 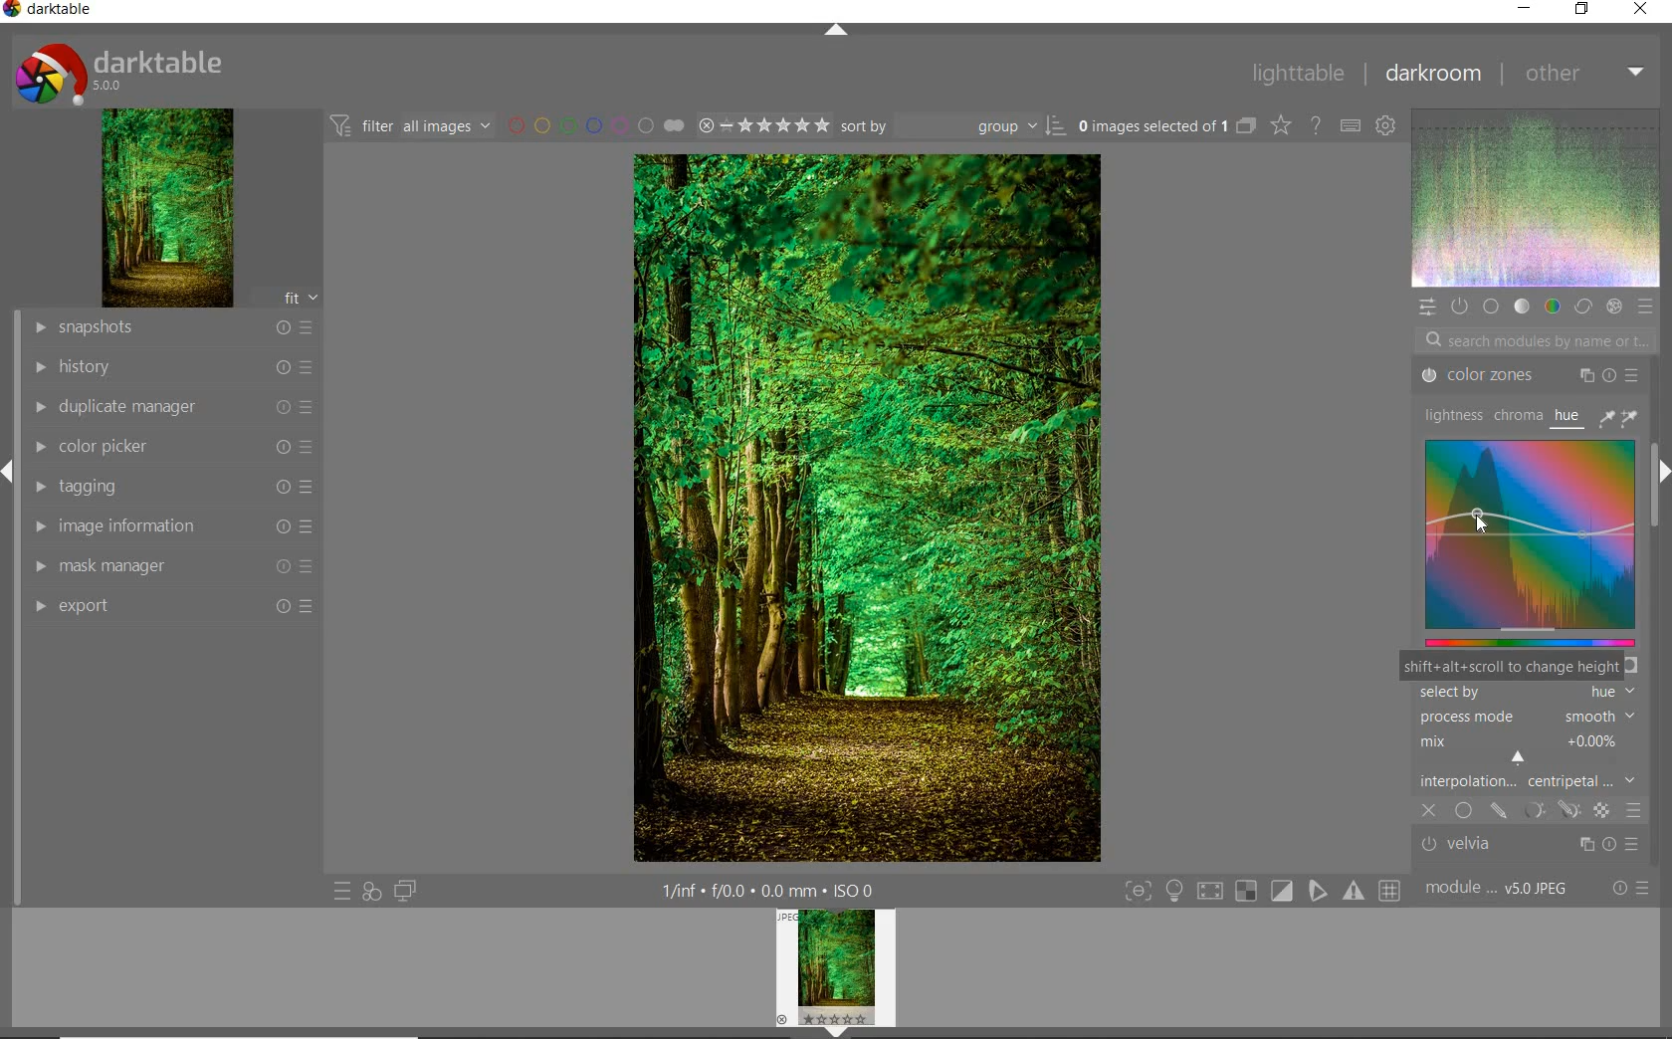 What do you see at coordinates (1579, 10) in the screenshot?
I see `RESTORE` at bounding box center [1579, 10].